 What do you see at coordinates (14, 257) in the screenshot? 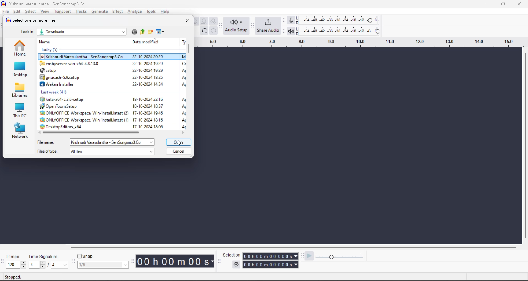
I see `tempo` at bounding box center [14, 257].